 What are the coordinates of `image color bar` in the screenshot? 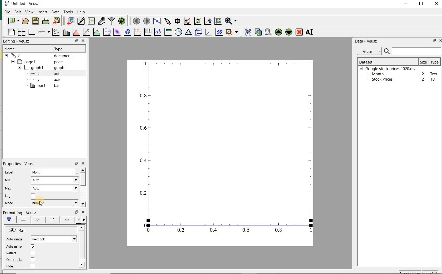 It's located at (167, 32).